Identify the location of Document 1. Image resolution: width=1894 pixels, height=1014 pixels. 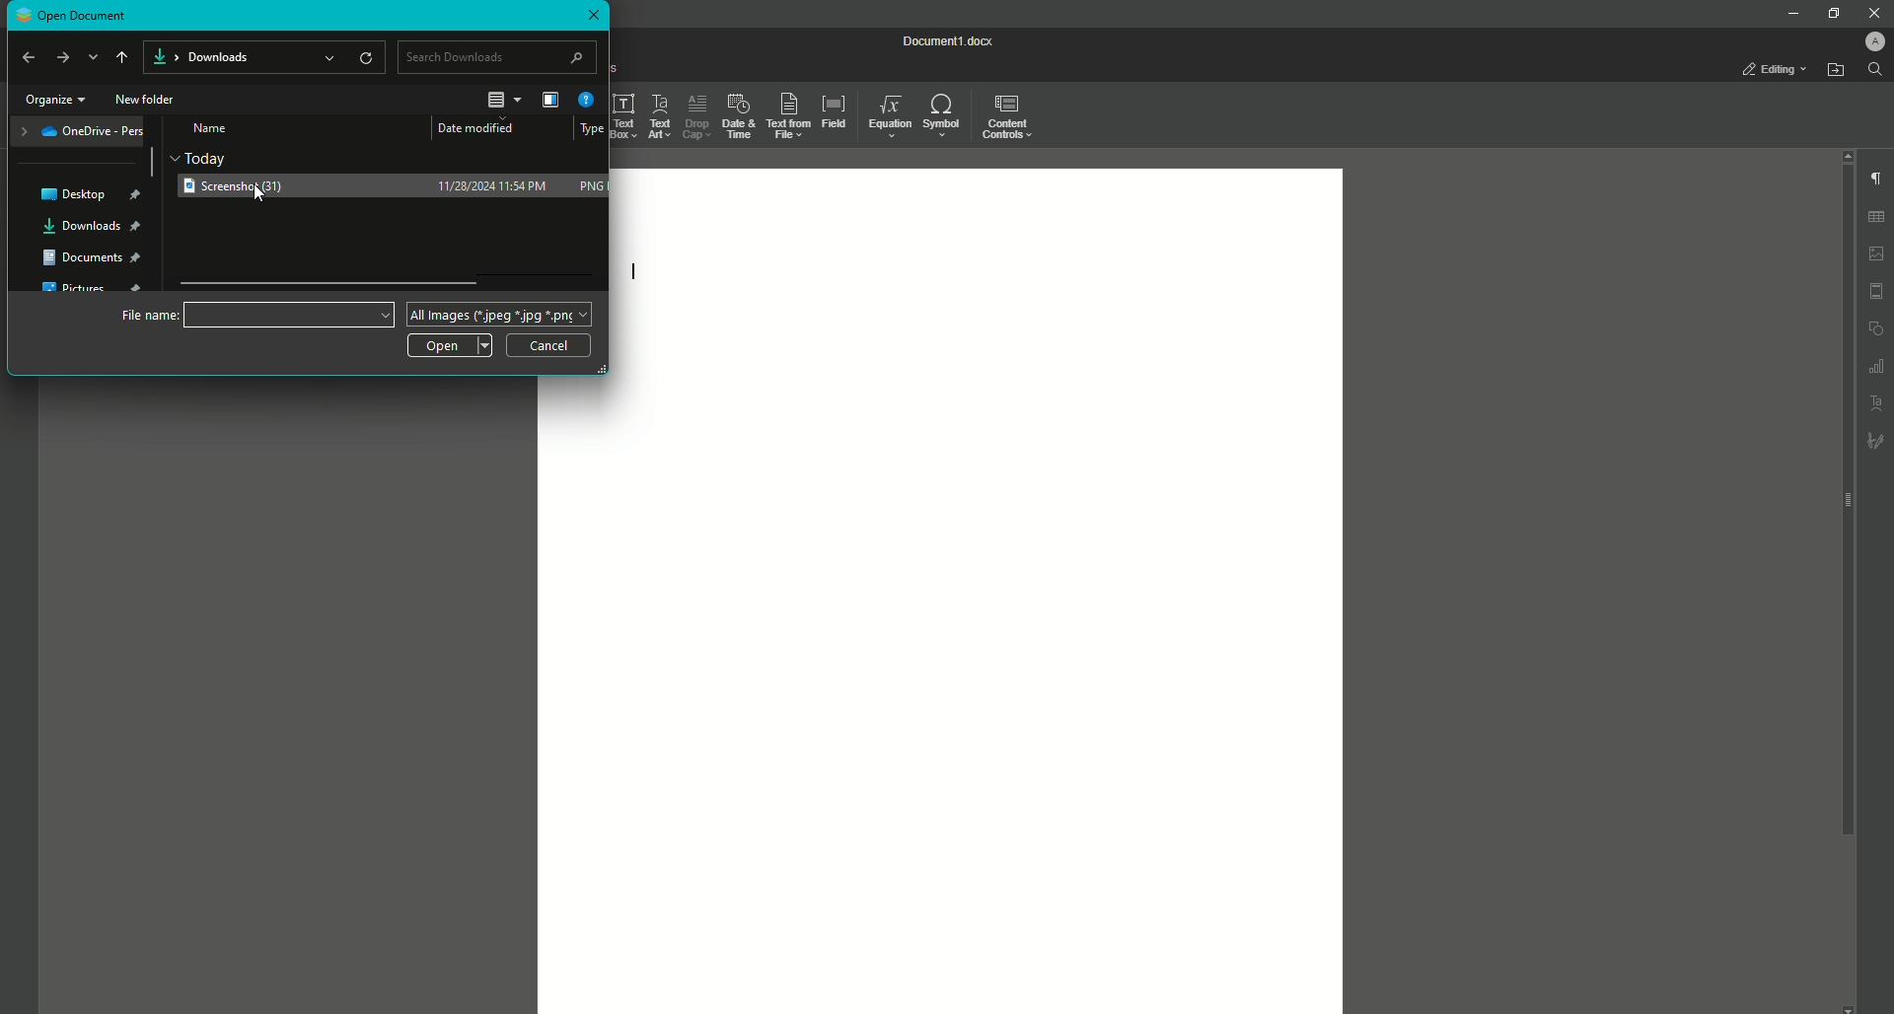
(947, 40).